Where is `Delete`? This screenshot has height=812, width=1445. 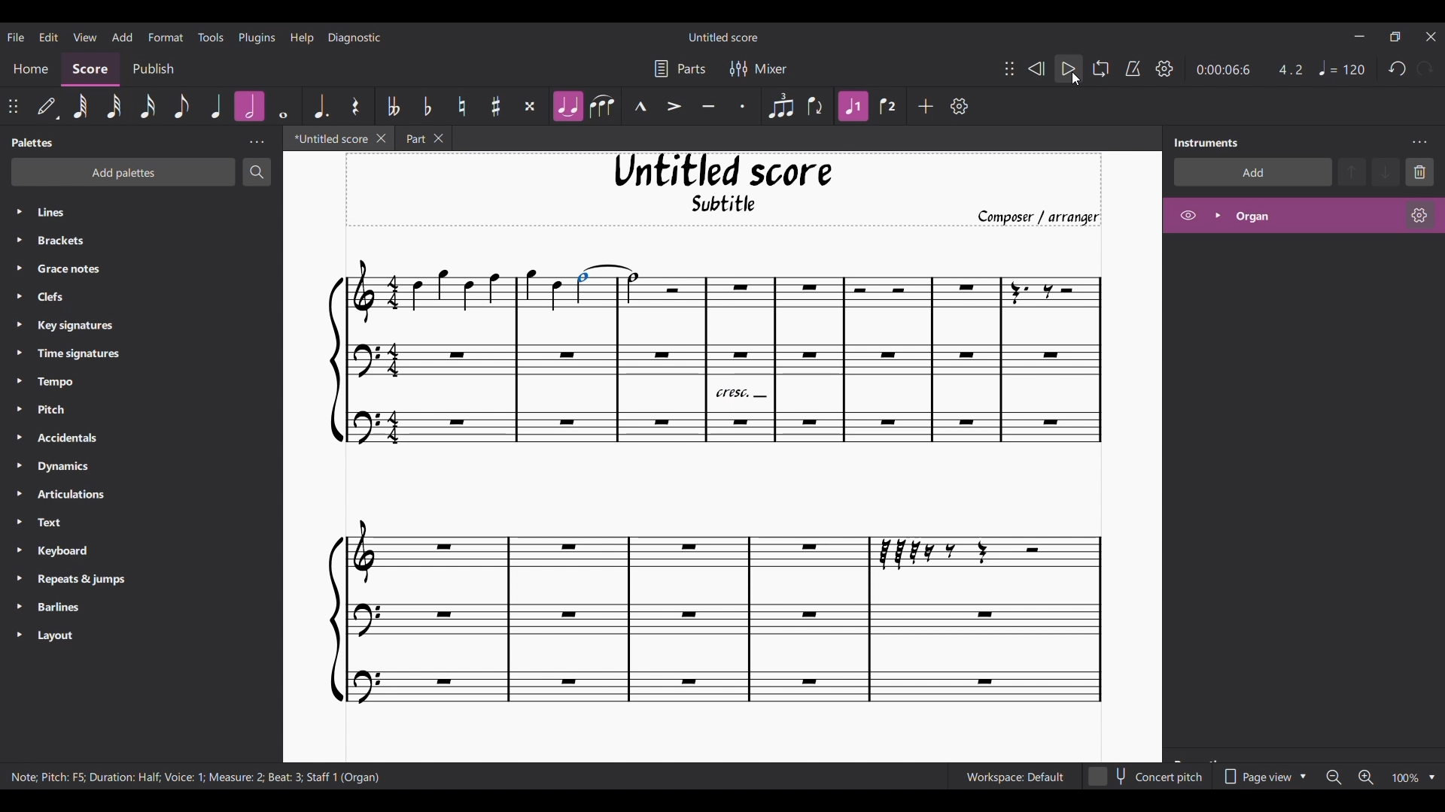
Delete is located at coordinates (1419, 172).